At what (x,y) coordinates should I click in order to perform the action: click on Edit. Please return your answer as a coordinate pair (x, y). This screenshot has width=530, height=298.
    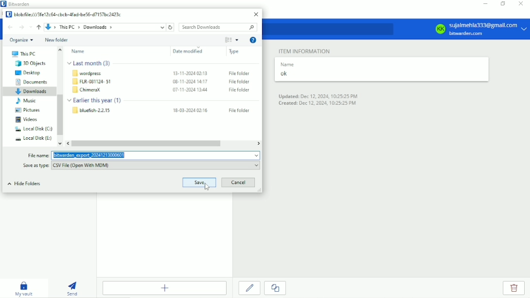
    Looking at the image, I should click on (250, 288).